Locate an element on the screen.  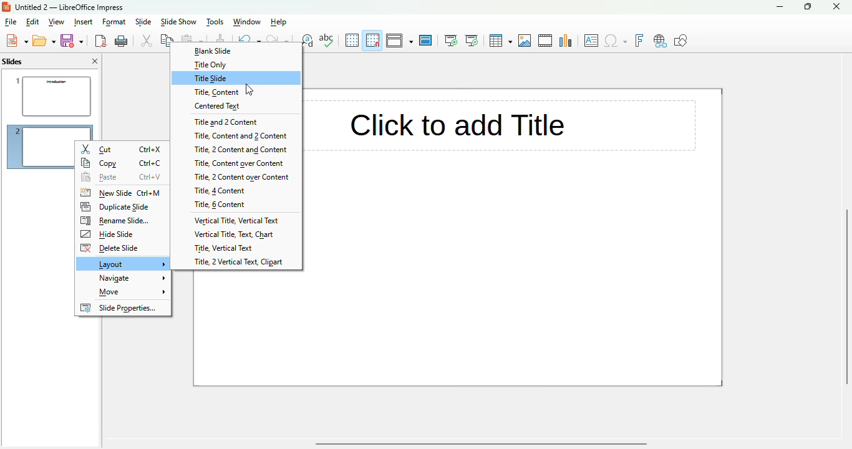
click to add title is located at coordinates (503, 125).